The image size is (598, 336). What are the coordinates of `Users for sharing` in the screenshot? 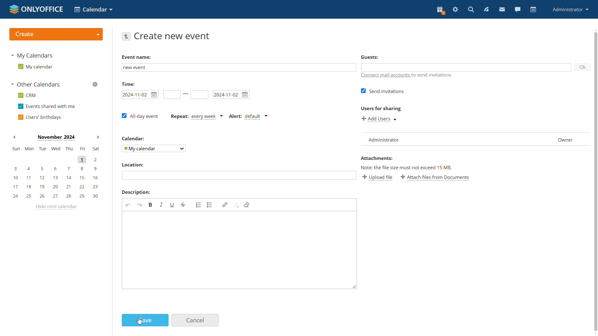 It's located at (380, 107).